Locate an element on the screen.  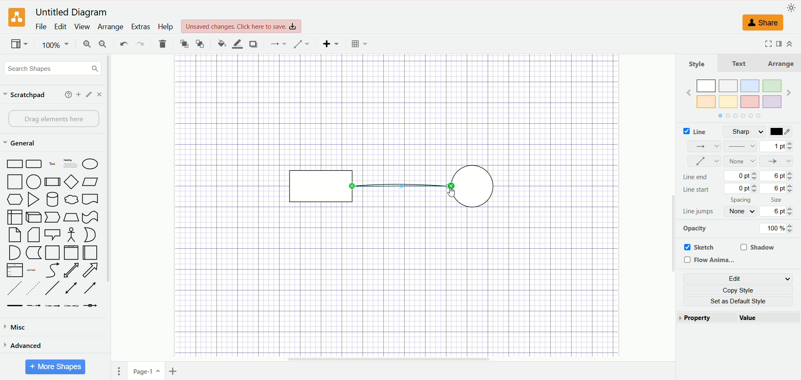
Fullscreen is located at coordinates (766, 44).